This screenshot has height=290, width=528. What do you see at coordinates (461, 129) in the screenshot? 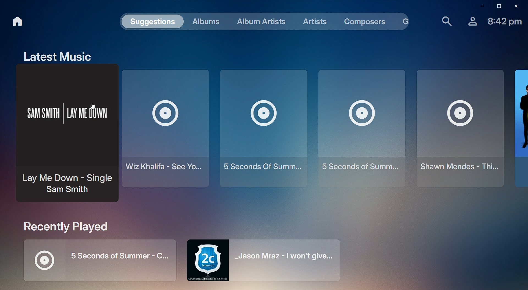
I see `Shawn Mendes` at bounding box center [461, 129].